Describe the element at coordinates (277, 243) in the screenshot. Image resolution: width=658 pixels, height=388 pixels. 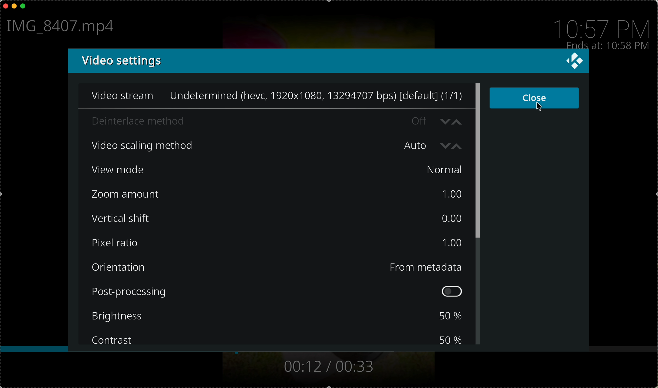
I see `pixel ratio 1.00` at that location.